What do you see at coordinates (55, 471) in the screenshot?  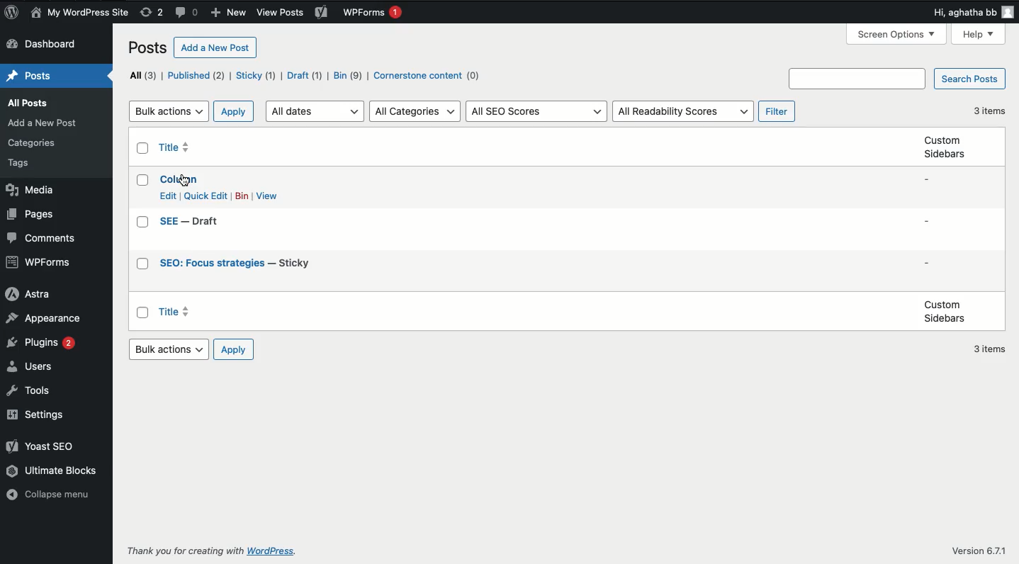 I see `Ultimate blocks` at bounding box center [55, 471].